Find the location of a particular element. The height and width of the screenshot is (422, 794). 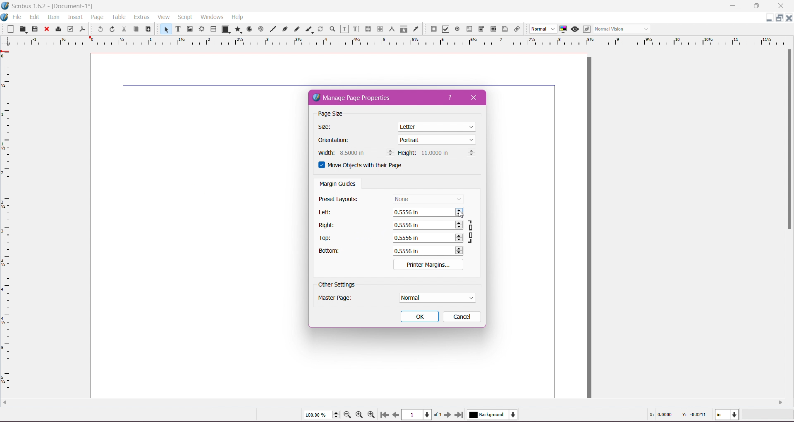

Bottom is located at coordinates (334, 252).